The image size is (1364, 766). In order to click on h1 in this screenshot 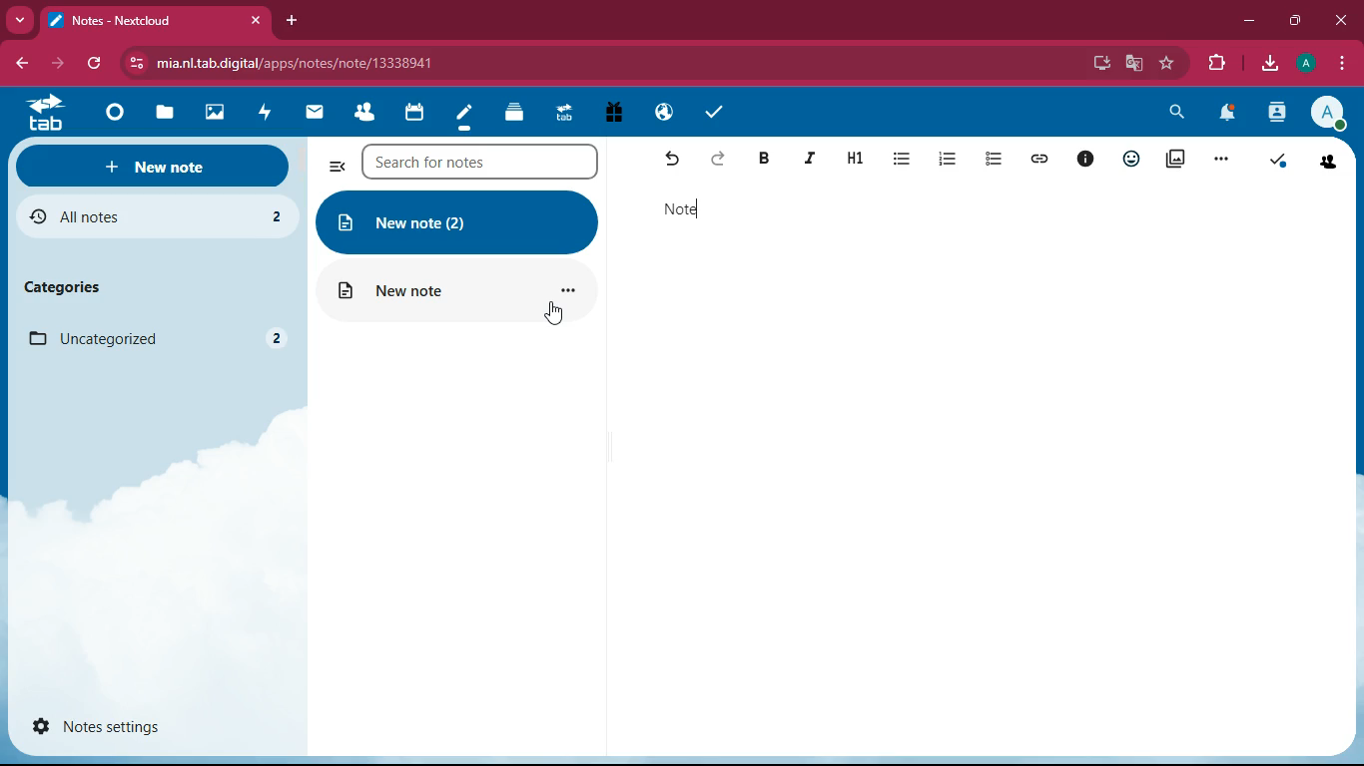, I will do `click(859, 157)`.